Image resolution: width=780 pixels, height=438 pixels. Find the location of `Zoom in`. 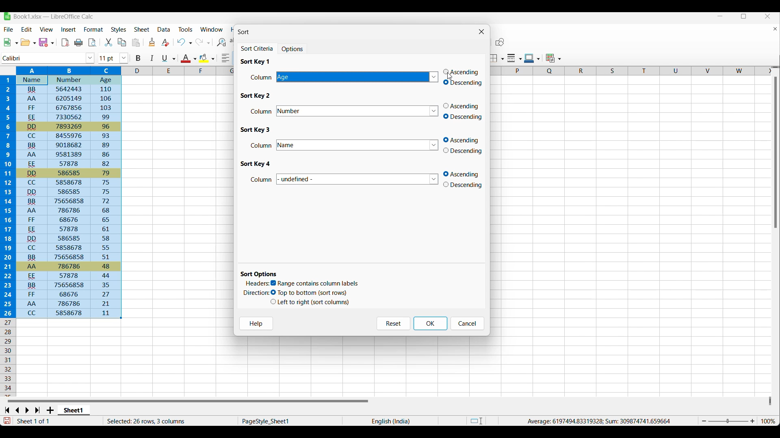

Zoom in is located at coordinates (752, 421).